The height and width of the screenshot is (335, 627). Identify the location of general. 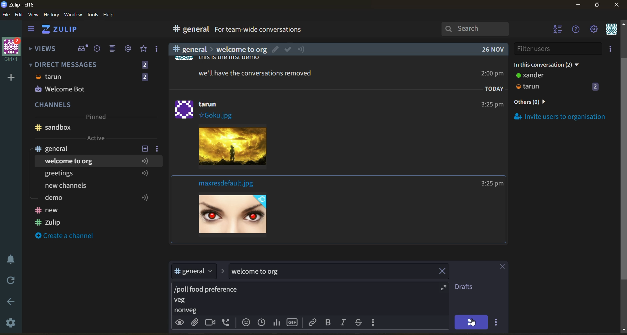
(191, 29).